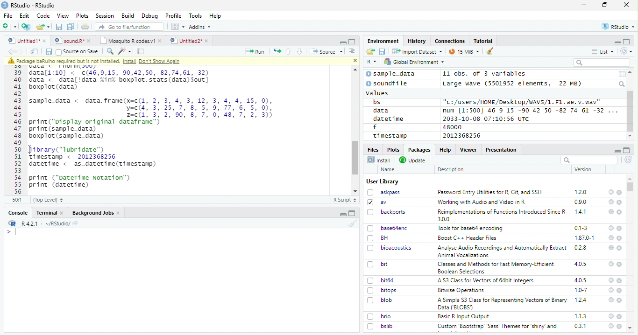 Image resolution: width=638 pixels, height=335 pixels. What do you see at coordinates (352, 213) in the screenshot?
I see `Full screen` at bounding box center [352, 213].